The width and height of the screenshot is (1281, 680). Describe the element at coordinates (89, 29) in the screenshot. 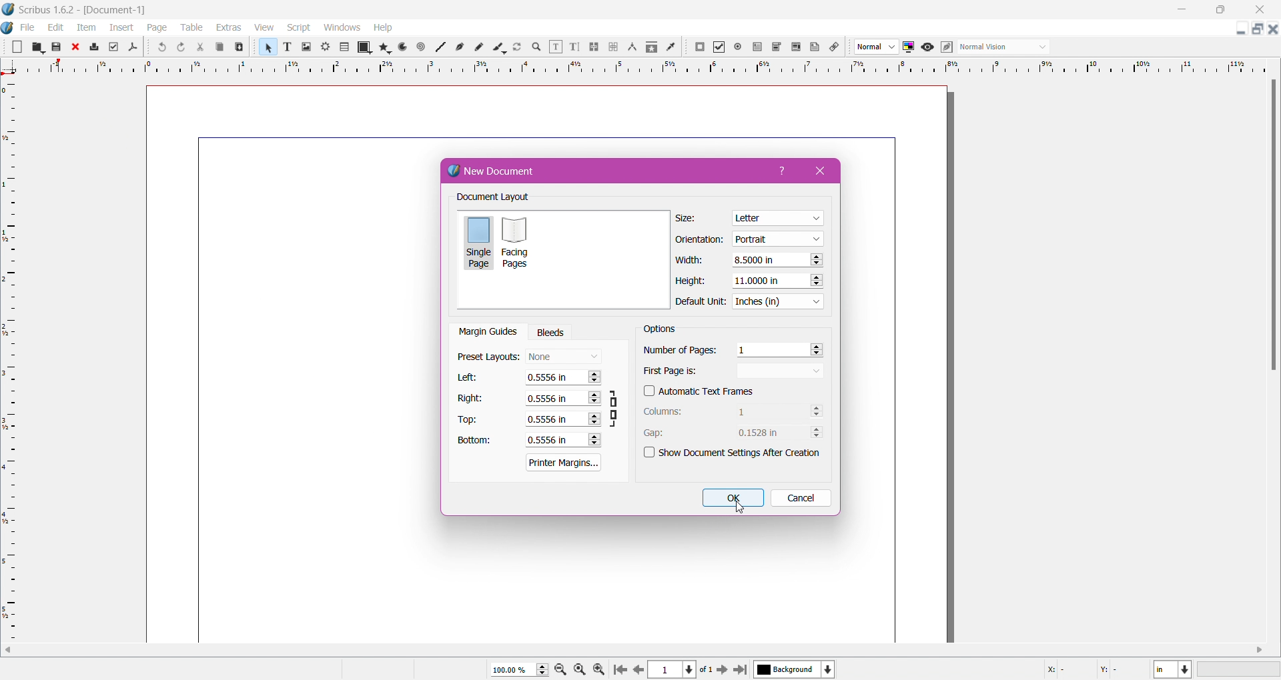

I see `Item` at that location.